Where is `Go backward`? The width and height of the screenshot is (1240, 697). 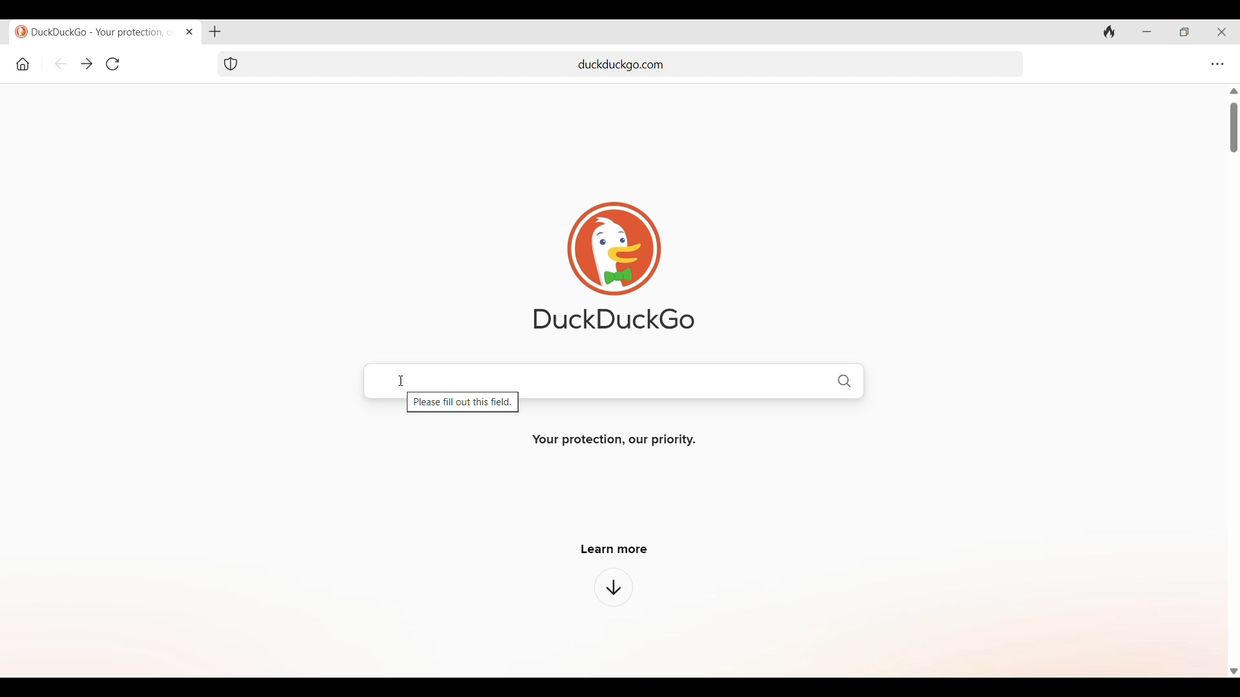 Go backward is located at coordinates (61, 64).